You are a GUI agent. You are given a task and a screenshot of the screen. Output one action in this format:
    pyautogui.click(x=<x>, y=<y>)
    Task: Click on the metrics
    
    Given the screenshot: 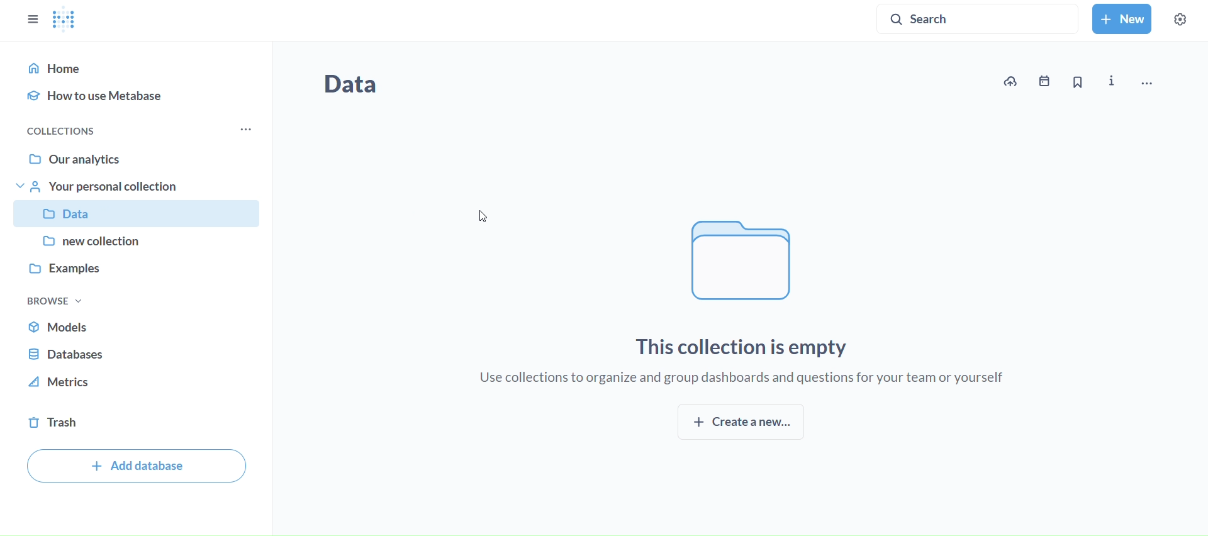 What is the action you would take?
    pyautogui.click(x=135, y=384)
    